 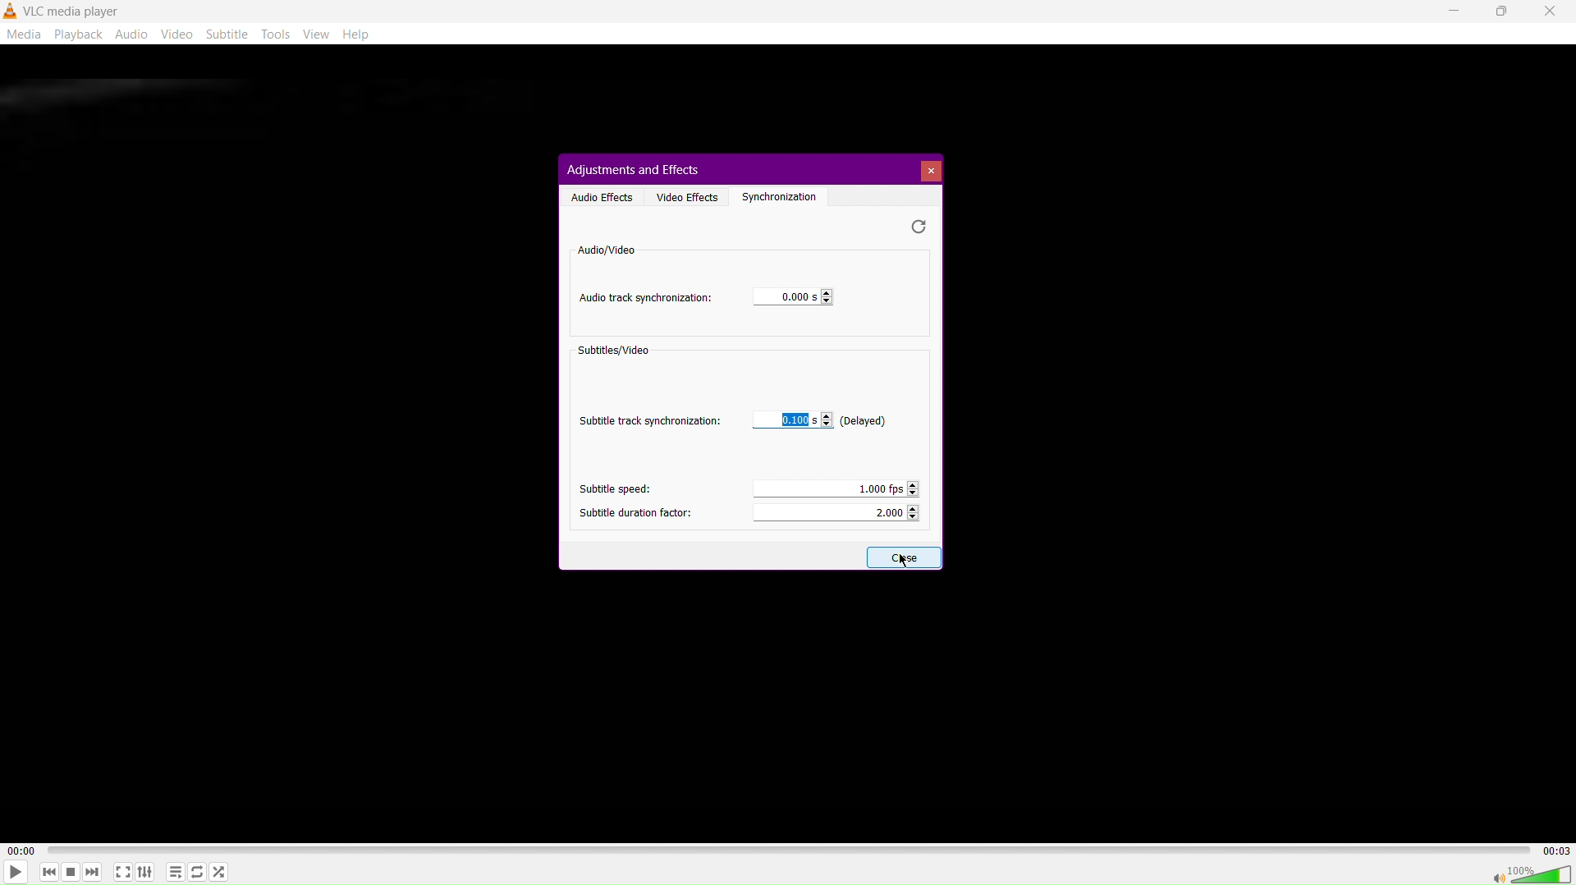 What do you see at coordinates (789, 850) in the screenshot?
I see `timeline` at bounding box center [789, 850].